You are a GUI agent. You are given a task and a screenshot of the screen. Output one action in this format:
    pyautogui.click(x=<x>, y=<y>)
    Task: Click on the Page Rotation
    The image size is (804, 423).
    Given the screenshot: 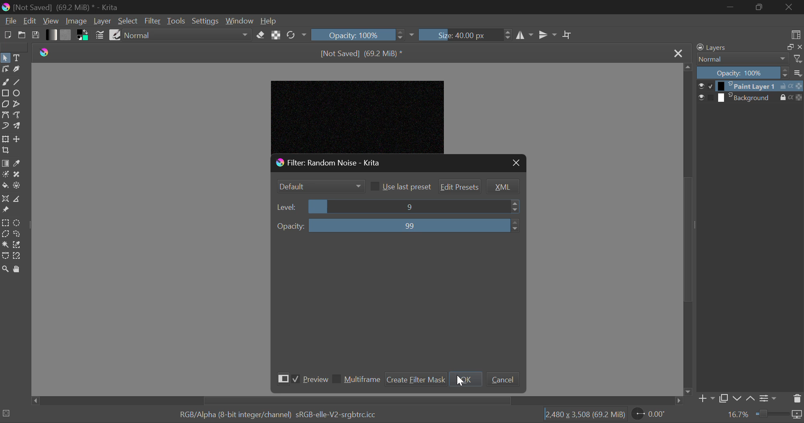 What is the action you would take?
    pyautogui.click(x=650, y=415)
    